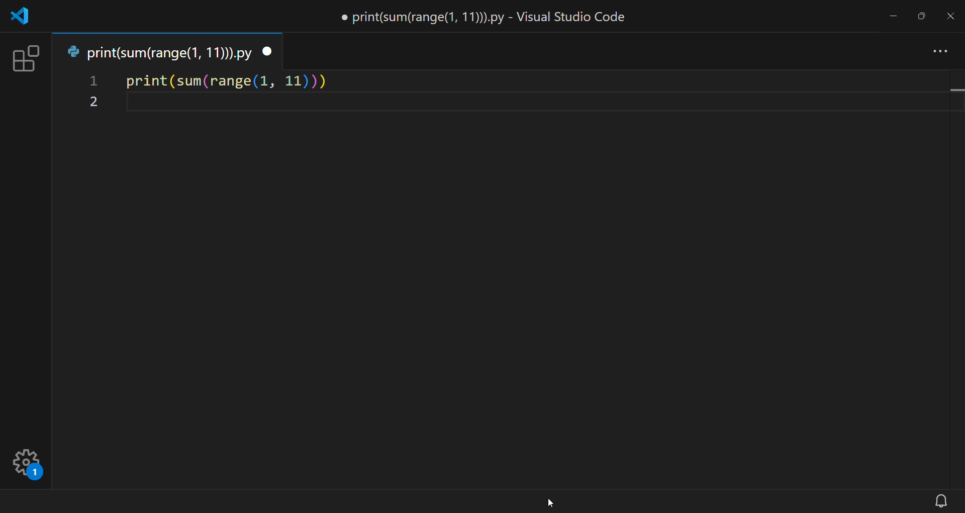 This screenshot has width=965, height=513. Describe the element at coordinates (941, 501) in the screenshot. I see `notifications` at that location.